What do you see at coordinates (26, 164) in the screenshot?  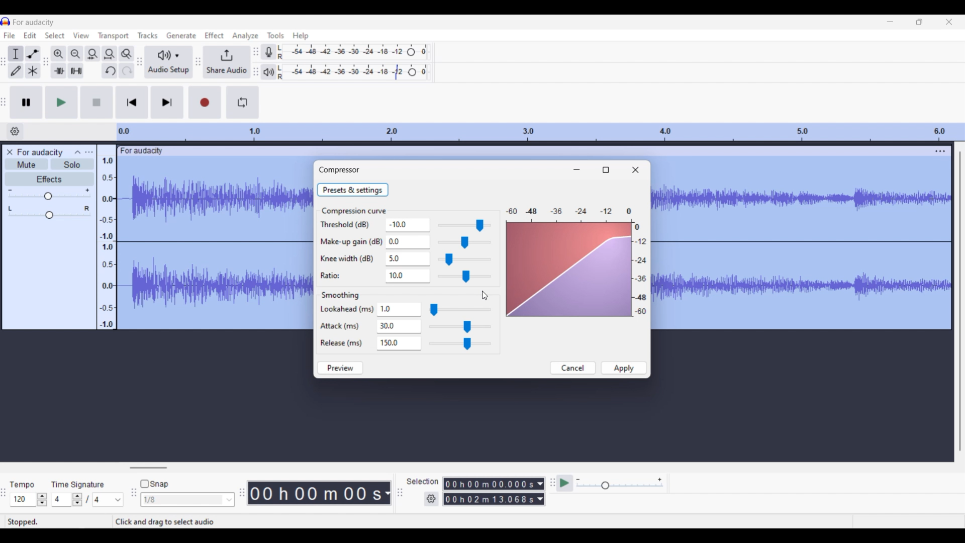 I see `Mute` at bounding box center [26, 164].